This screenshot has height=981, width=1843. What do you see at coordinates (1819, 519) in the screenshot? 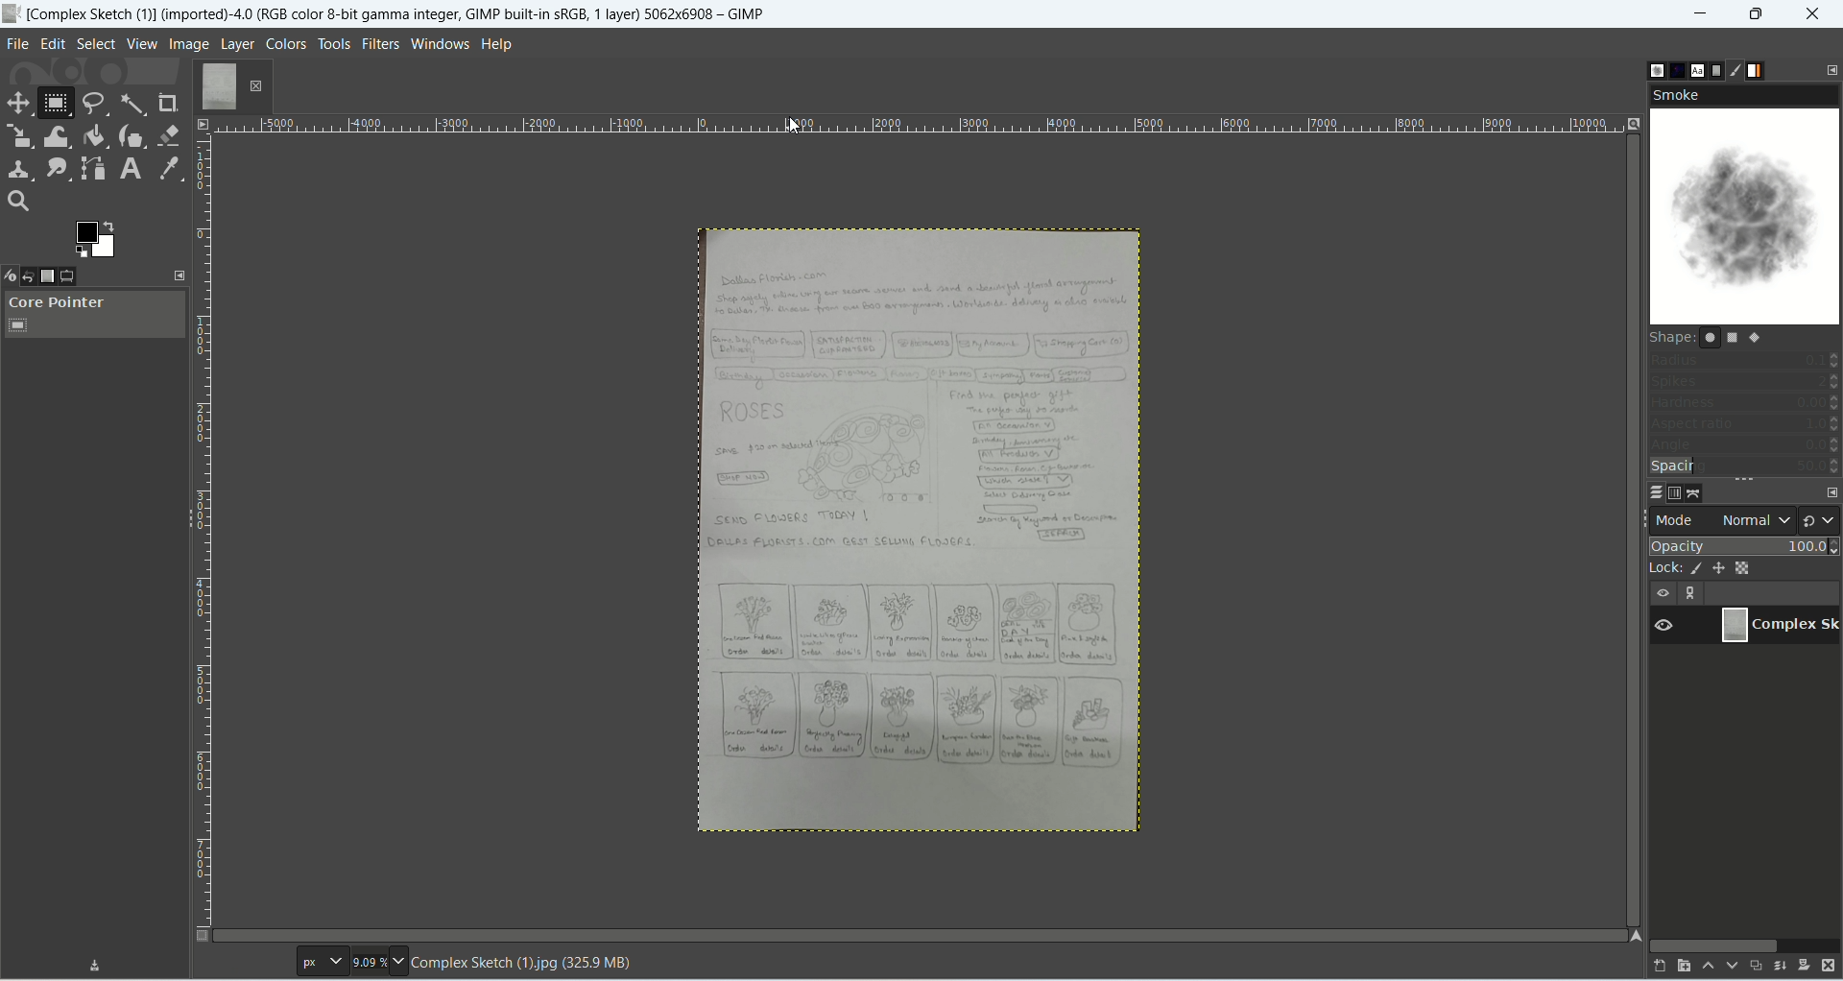
I see `switch to another group` at bounding box center [1819, 519].